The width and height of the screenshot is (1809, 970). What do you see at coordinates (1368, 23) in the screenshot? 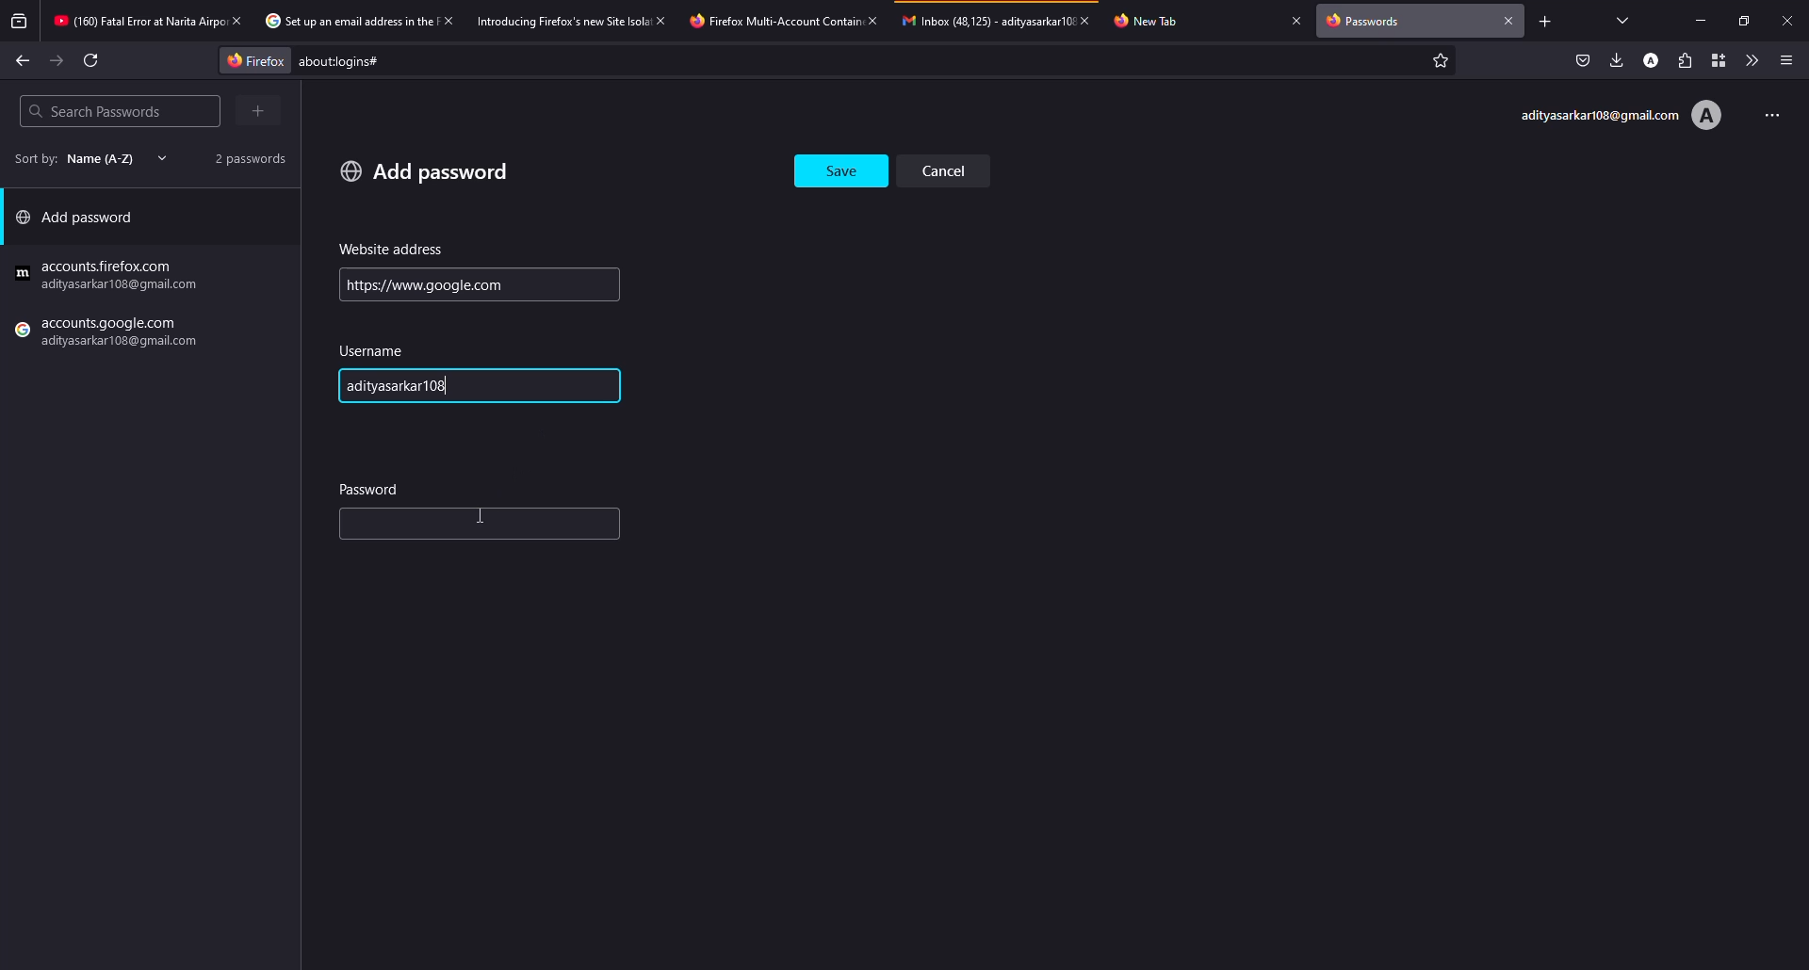
I see `passwords` at bounding box center [1368, 23].